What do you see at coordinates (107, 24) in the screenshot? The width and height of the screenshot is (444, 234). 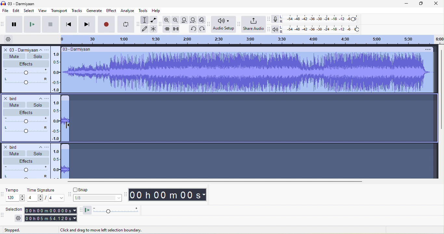 I see `record` at bounding box center [107, 24].